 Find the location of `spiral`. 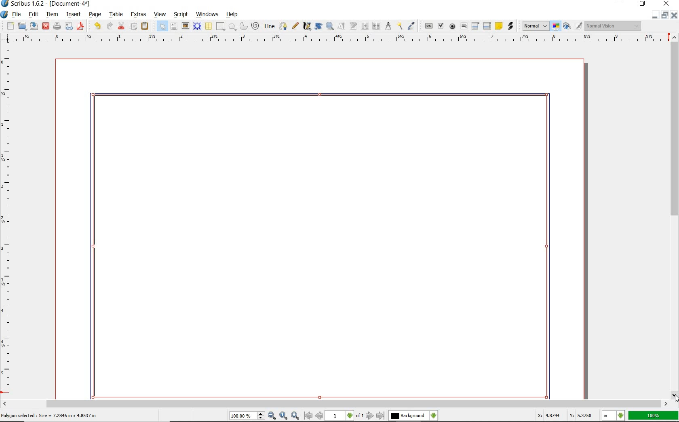

spiral is located at coordinates (256, 26).